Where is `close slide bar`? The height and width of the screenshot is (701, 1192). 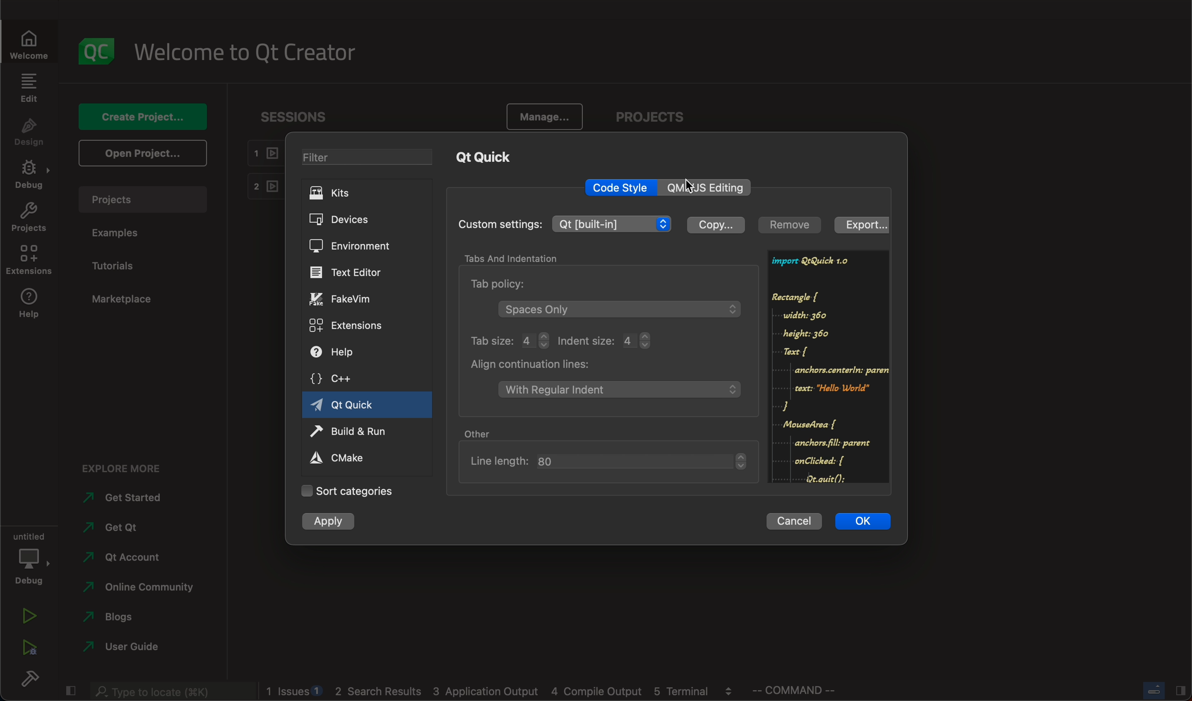 close slide bar is located at coordinates (1162, 690).